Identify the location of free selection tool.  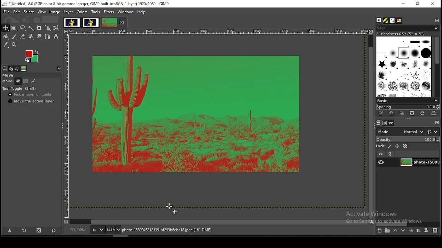
(22, 28).